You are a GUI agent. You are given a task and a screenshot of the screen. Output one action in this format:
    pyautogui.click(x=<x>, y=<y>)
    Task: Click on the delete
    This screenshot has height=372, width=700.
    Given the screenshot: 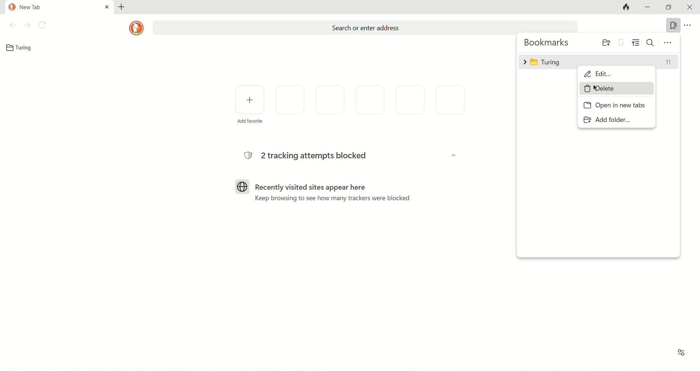 What is the action you would take?
    pyautogui.click(x=616, y=88)
    